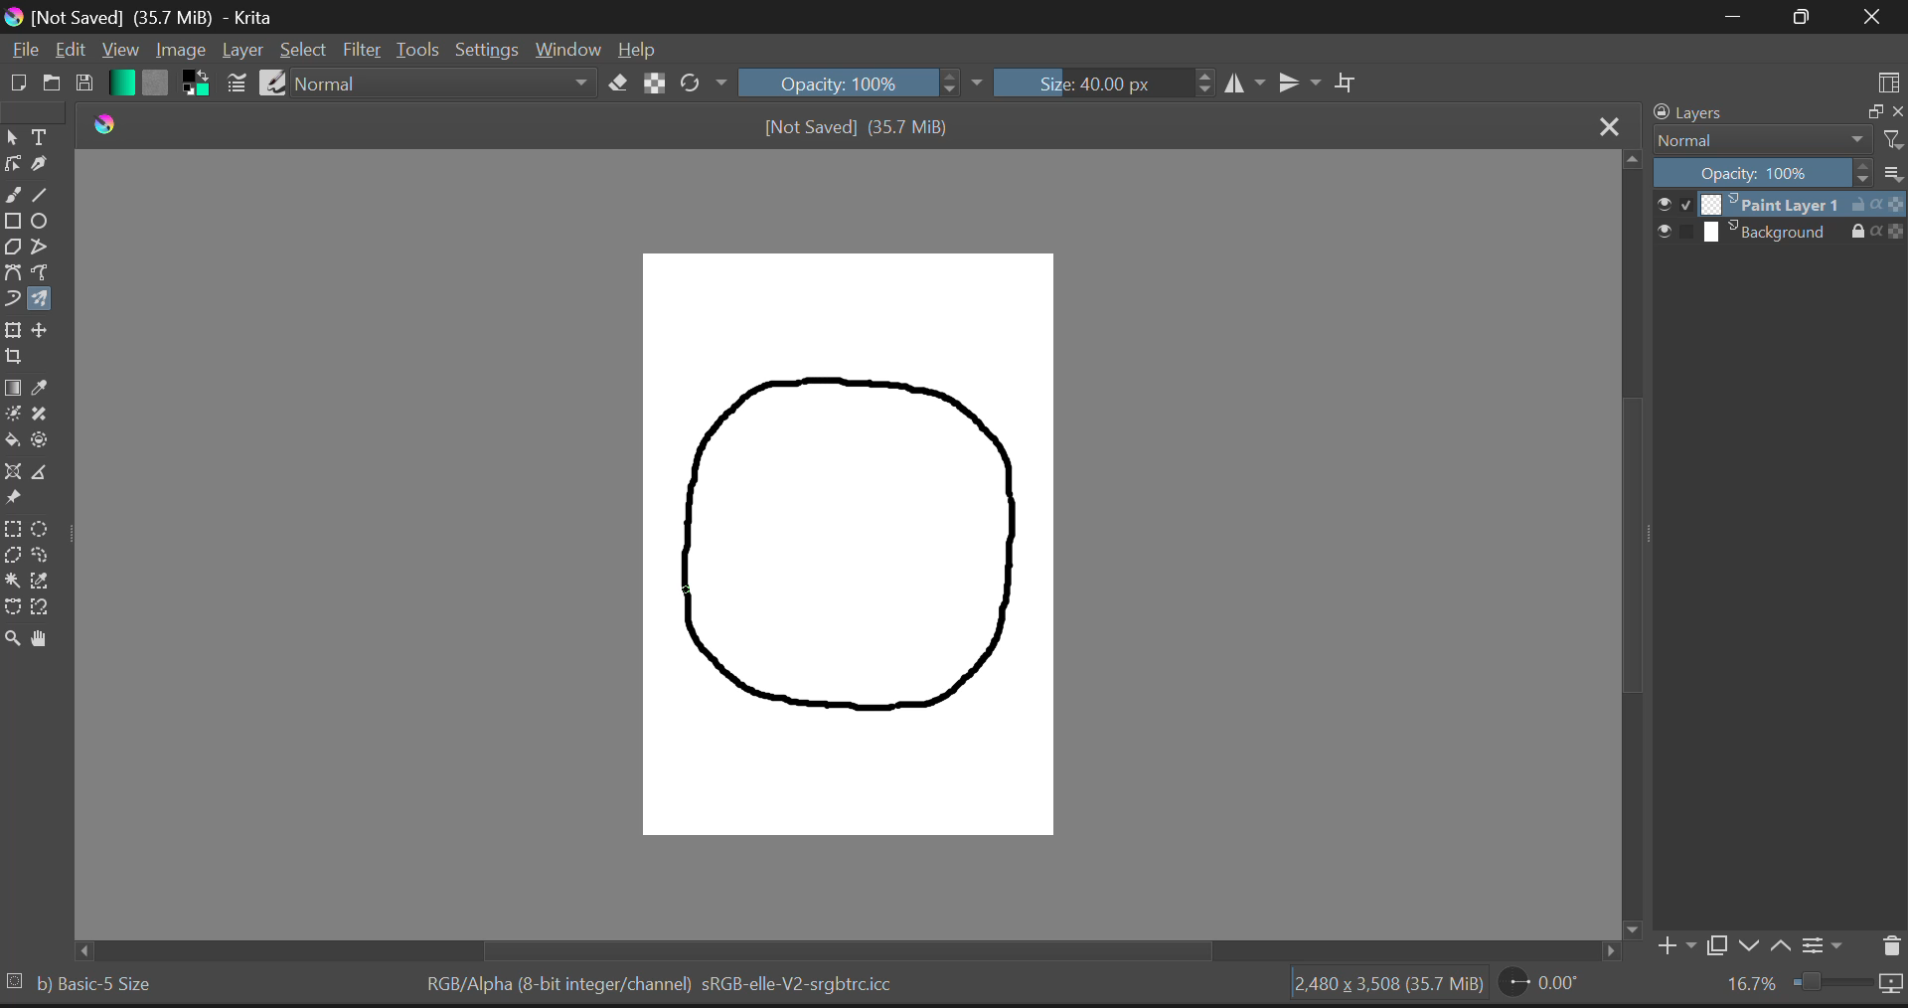 The width and height of the screenshot is (1908, 1008). What do you see at coordinates (48, 528) in the screenshot?
I see `Circular Selection` at bounding box center [48, 528].